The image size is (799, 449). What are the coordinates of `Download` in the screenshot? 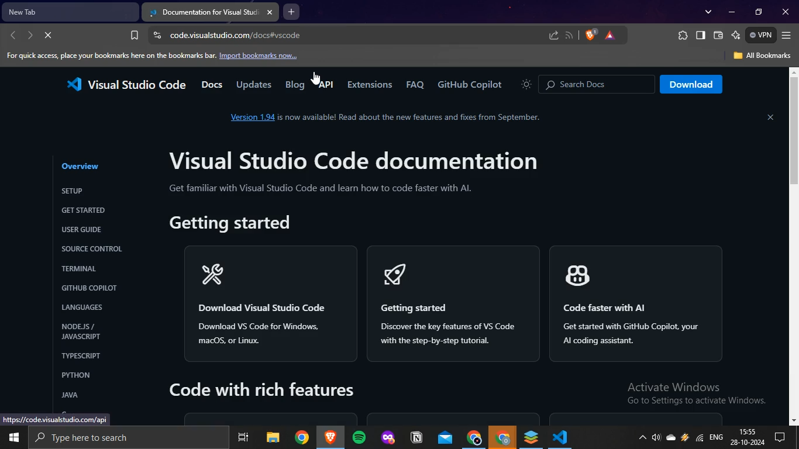 It's located at (691, 84).